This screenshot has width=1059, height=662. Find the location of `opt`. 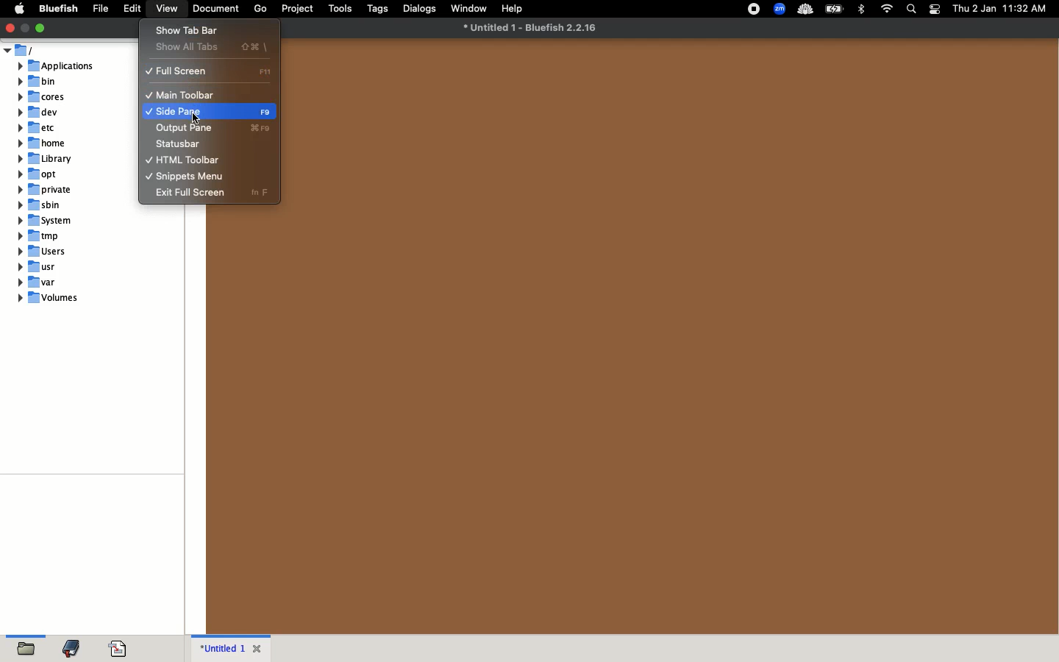

opt is located at coordinates (38, 173).